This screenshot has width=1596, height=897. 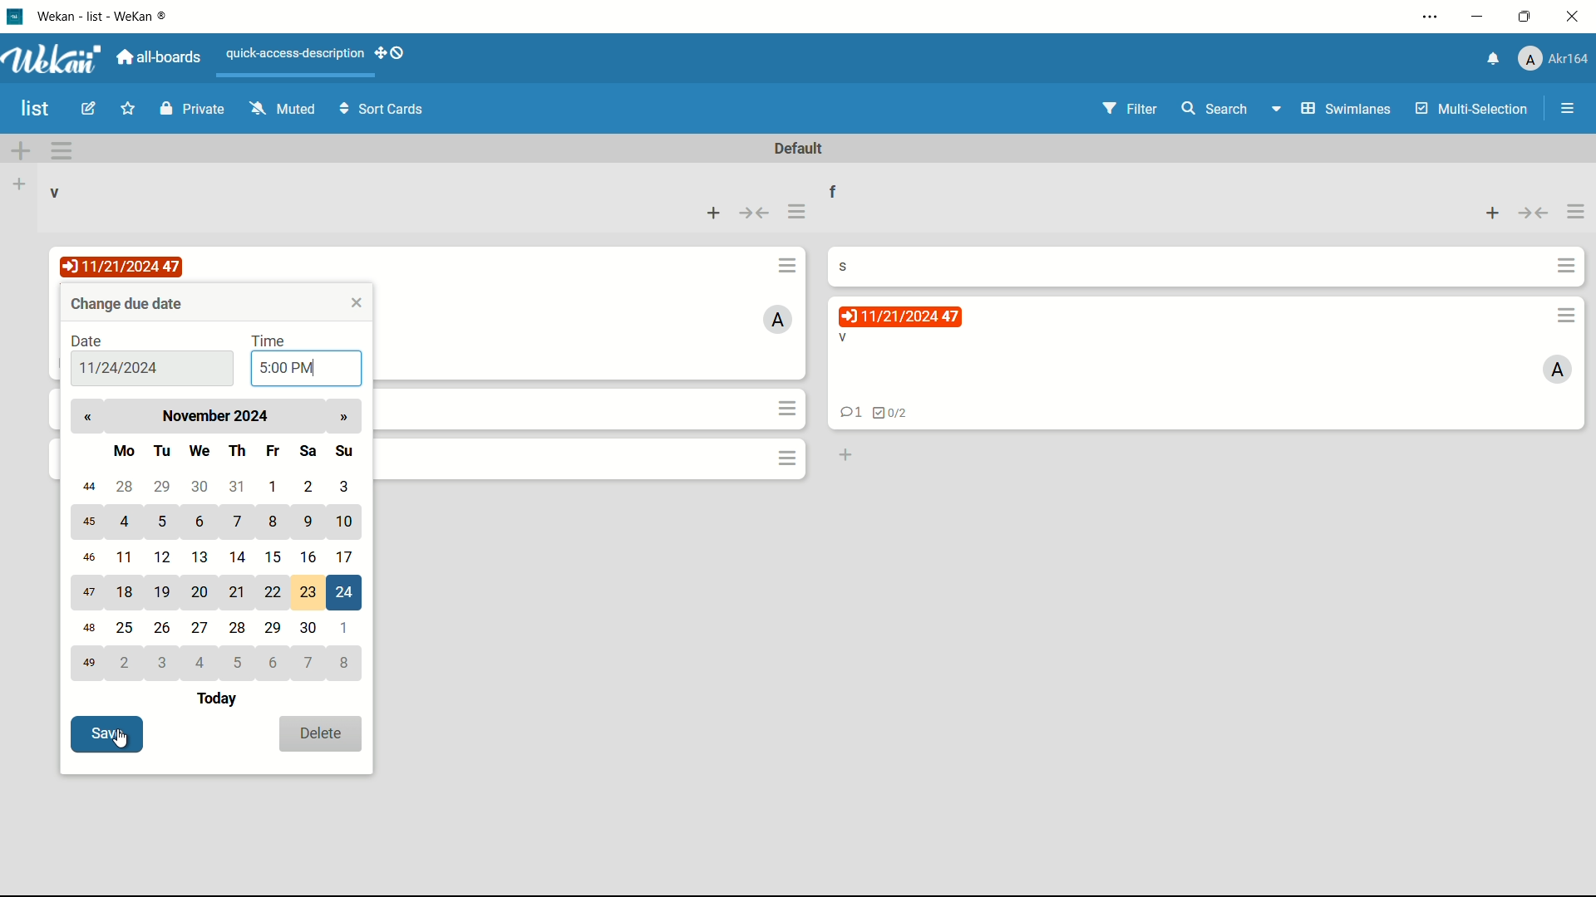 I want to click on date, so click(x=87, y=341).